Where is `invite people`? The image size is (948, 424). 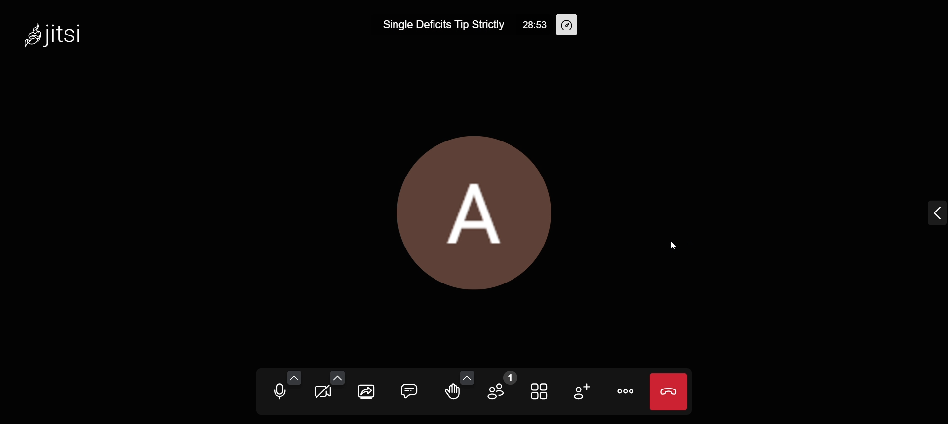
invite people is located at coordinates (583, 392).